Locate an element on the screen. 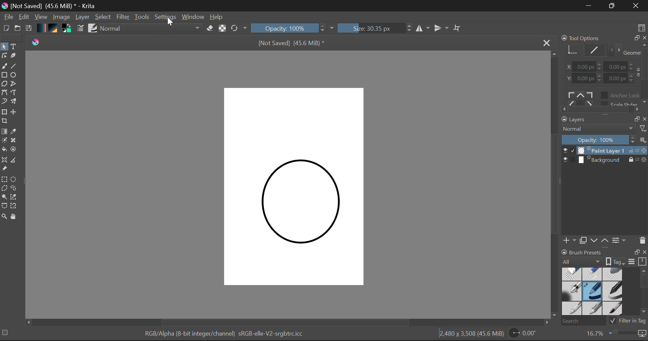 Image resolution: width=648 pixels, height=341 pixels. Help is located at coordinates (218, 17).